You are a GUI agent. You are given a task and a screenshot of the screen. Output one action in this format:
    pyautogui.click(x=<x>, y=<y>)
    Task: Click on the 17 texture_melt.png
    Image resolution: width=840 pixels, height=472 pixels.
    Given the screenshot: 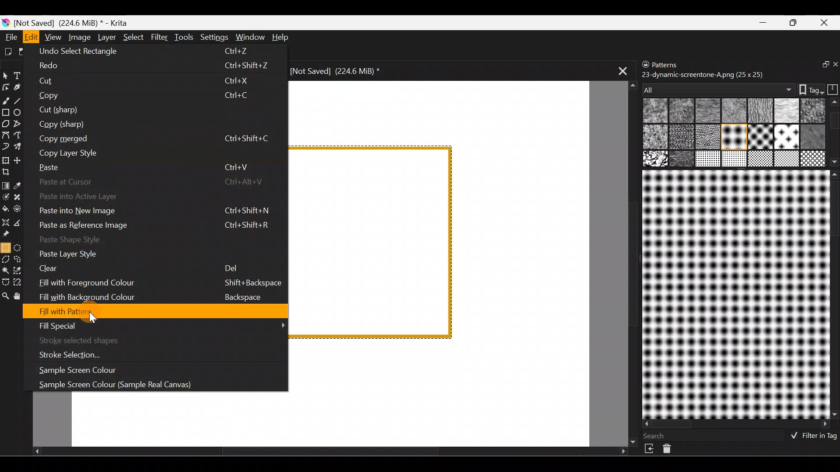 What is the action you would take?
    pyautogui.click(x=735, y=159)
    